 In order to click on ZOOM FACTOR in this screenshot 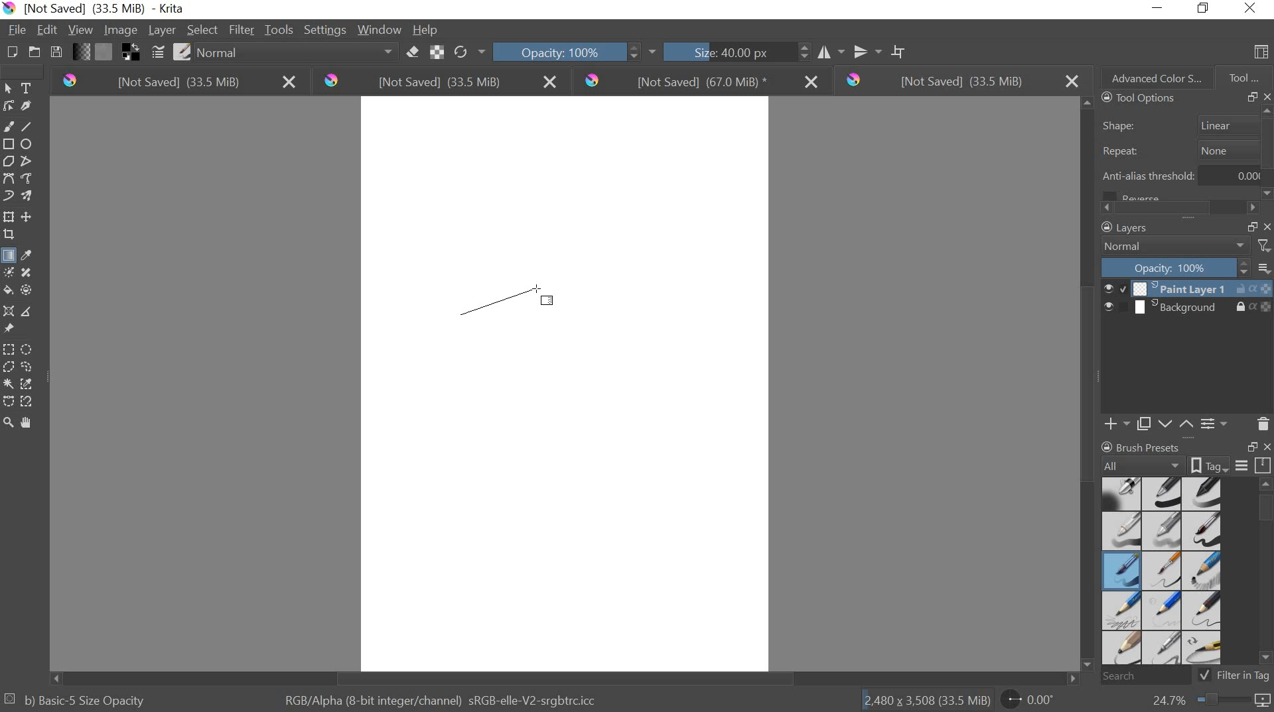, I will do `click(1207, 702)`.